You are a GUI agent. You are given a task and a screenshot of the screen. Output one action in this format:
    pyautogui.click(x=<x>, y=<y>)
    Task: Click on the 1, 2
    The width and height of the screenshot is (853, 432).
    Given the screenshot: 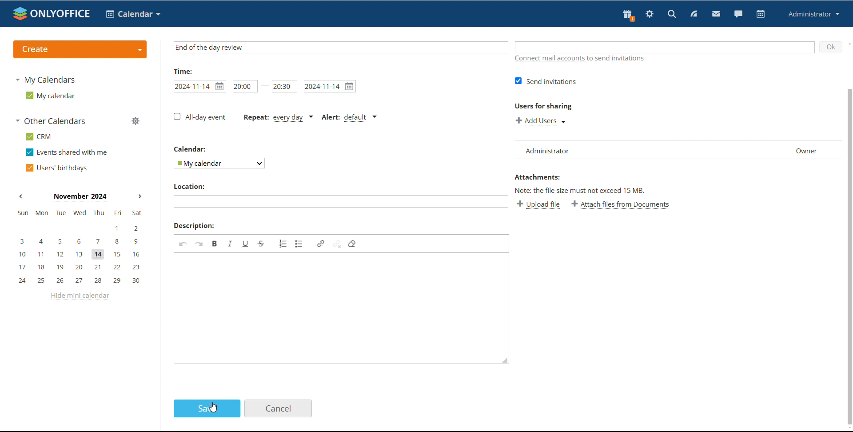 What is the action you would take?
    pyautogui.click(x=78, y=228)
    